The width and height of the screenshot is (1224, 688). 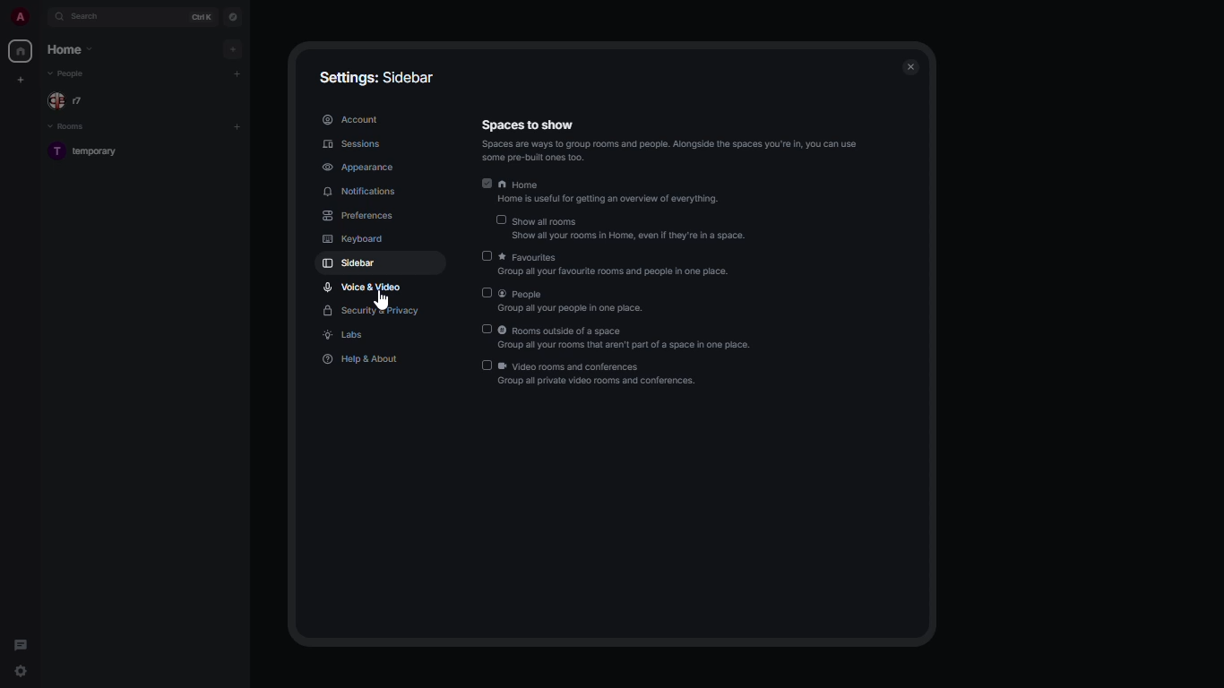 I want to click on enabled, so click(x=481, y=183).